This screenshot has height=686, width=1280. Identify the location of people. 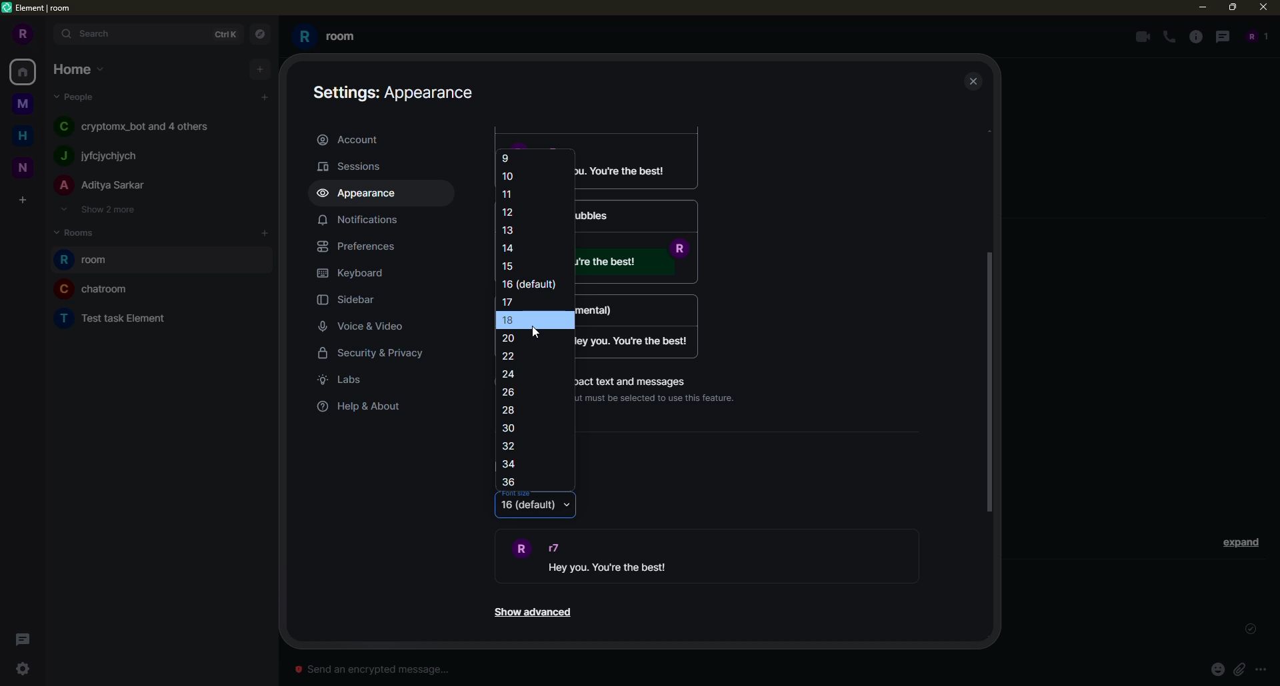
(103, 186).